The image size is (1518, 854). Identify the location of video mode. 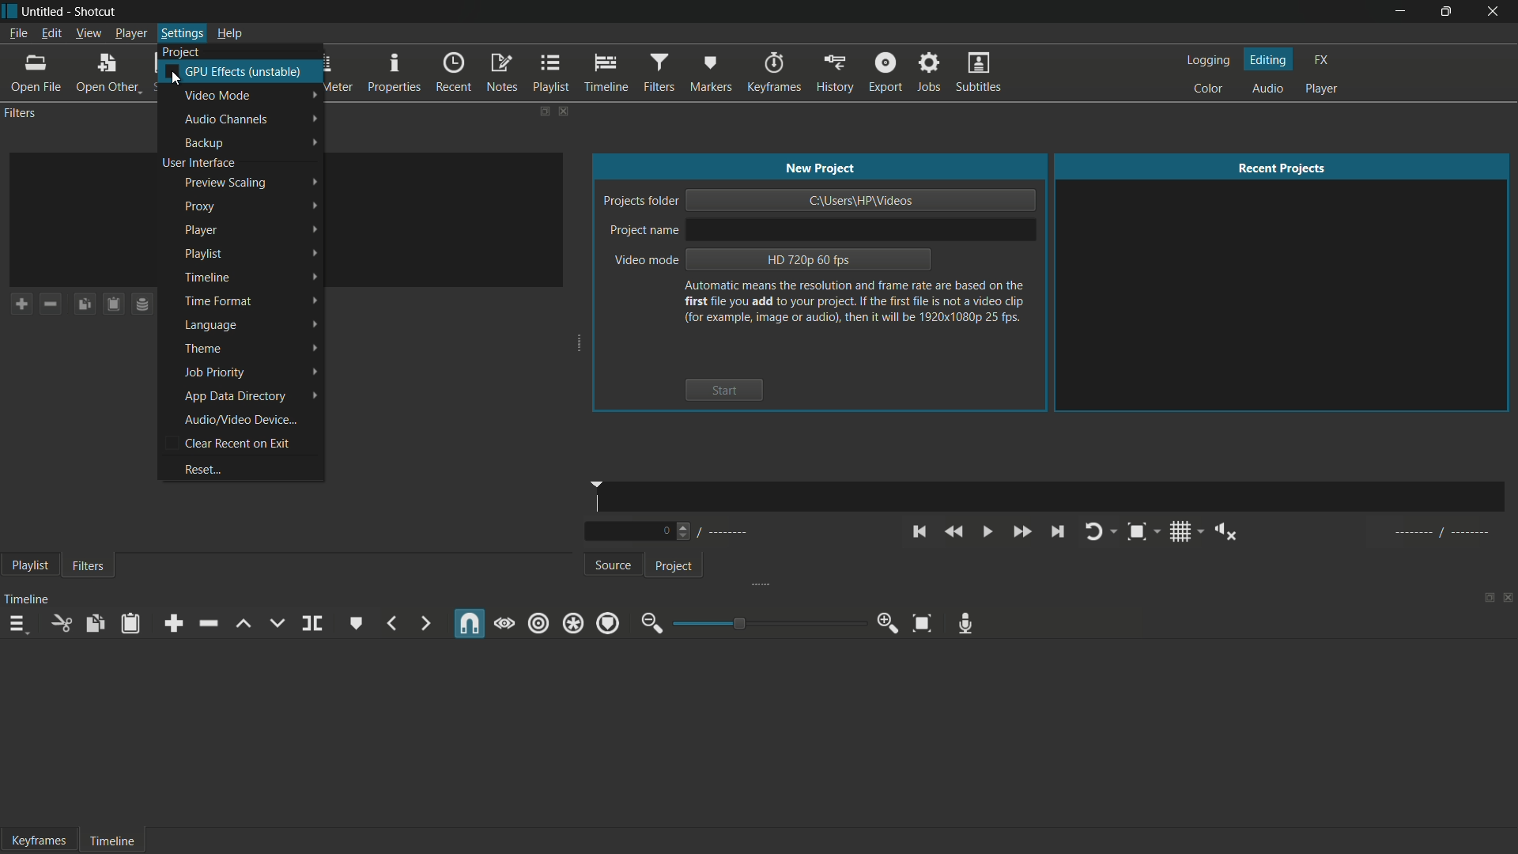
(219, 96).